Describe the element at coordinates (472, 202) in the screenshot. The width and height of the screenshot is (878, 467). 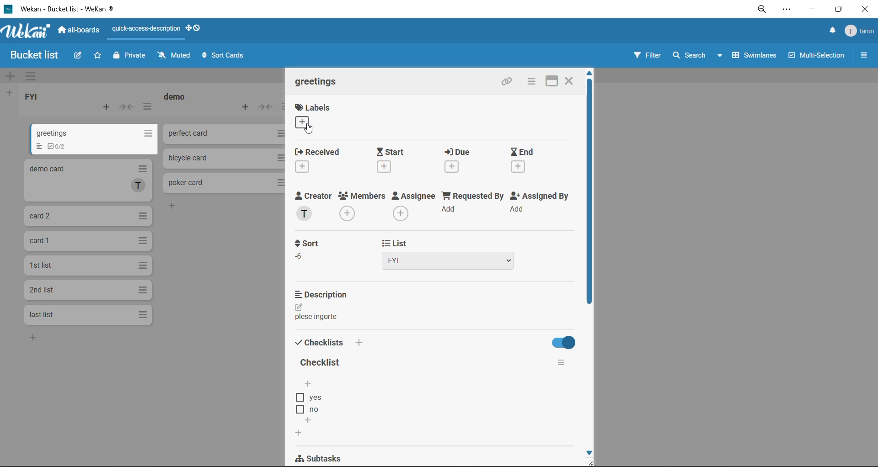
I see `requested by` at that location.